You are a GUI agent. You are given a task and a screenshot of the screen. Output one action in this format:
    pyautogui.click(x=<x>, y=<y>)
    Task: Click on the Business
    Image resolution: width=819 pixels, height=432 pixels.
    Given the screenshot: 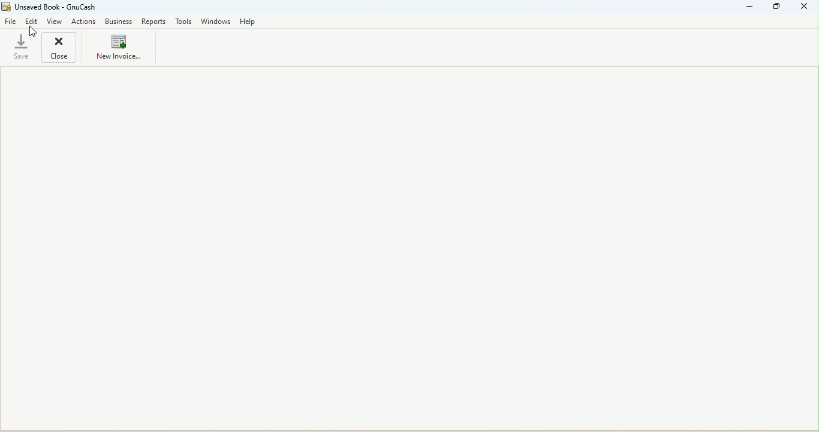 What is the action you would take?
    pyautogui.click(x=119, y=23)
    